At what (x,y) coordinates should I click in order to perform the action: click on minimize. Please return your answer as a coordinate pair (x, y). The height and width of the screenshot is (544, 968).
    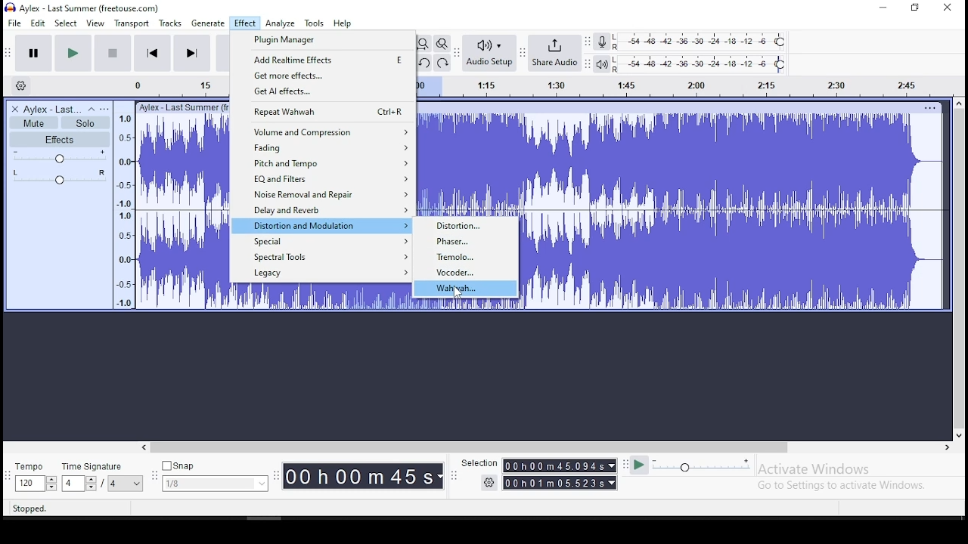
    Looking at the image, I should click on (883, 8).